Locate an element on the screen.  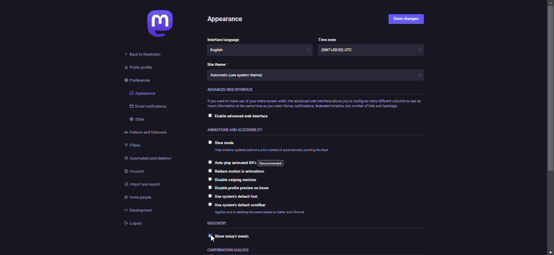
email notifications is located at coordinates (150, 107).